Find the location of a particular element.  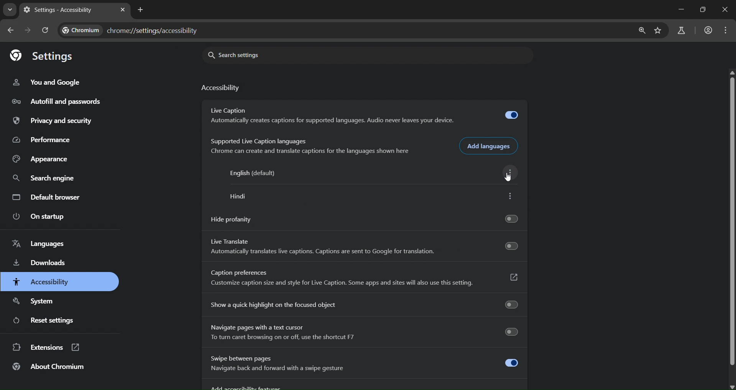

Caption preferences
Customize caption size and style for Live Caption. Some apps and sites will also use this setting. is located at coordinates (364, 279).